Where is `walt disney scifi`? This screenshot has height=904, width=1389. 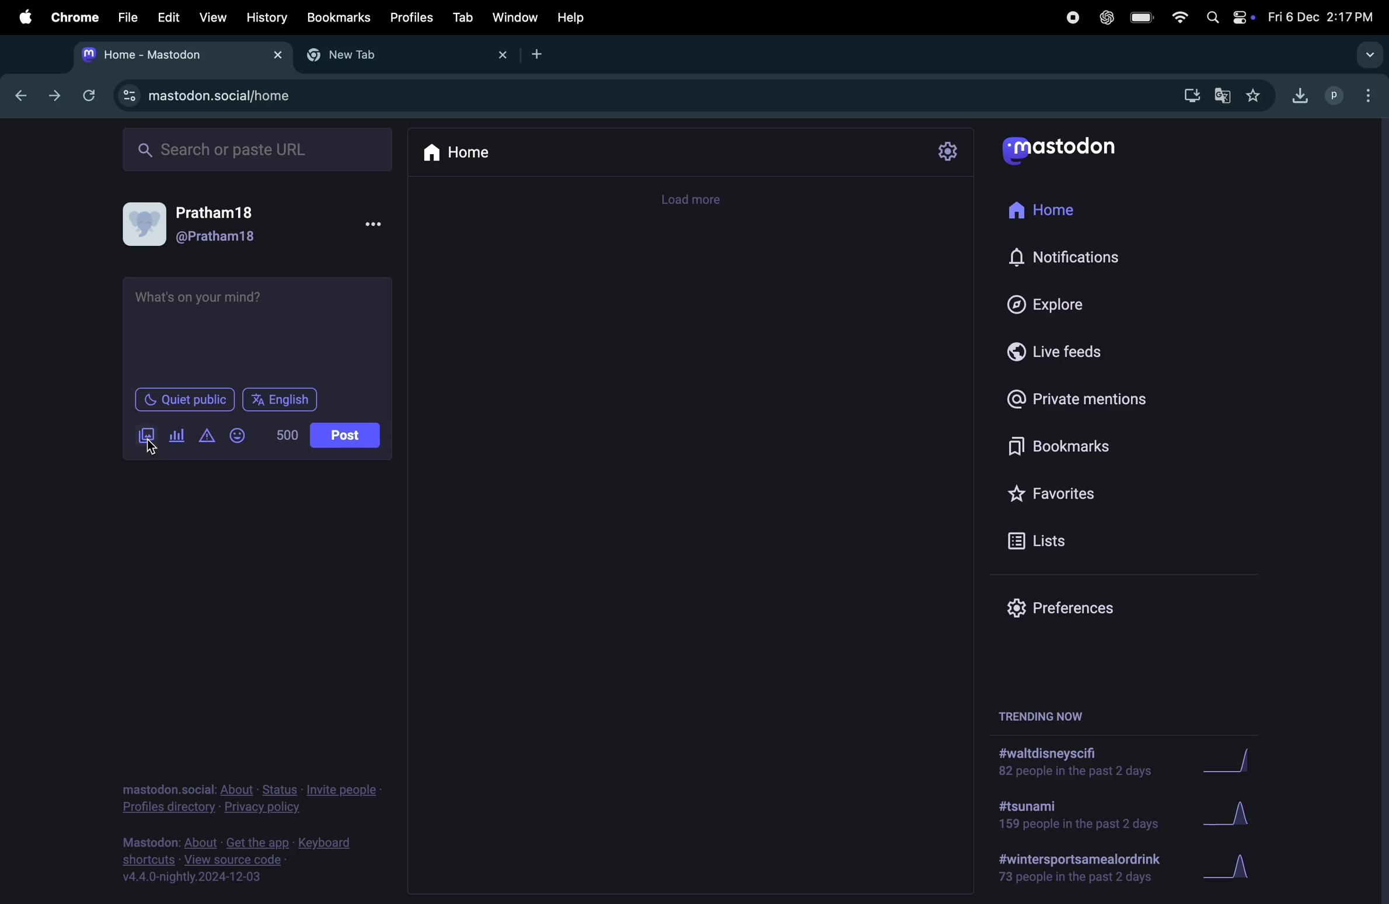 walt disney scifi is located at coordinates (1086, 757).